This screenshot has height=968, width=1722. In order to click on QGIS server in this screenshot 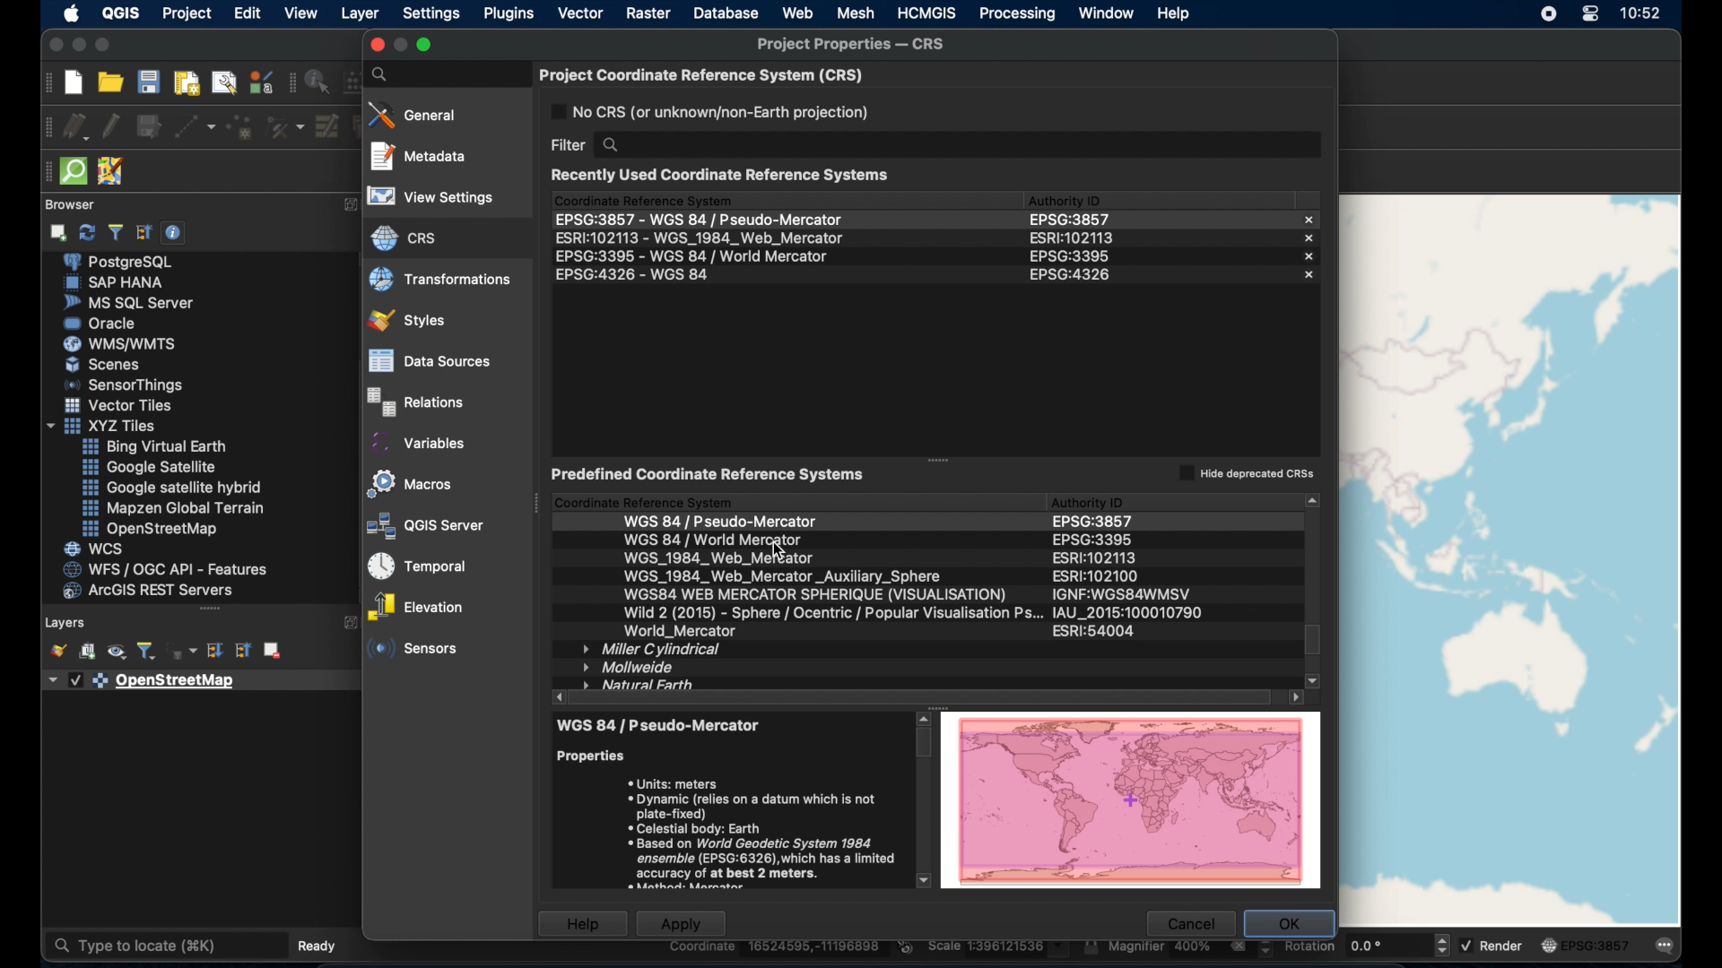, I will do `click(422, 525)`.